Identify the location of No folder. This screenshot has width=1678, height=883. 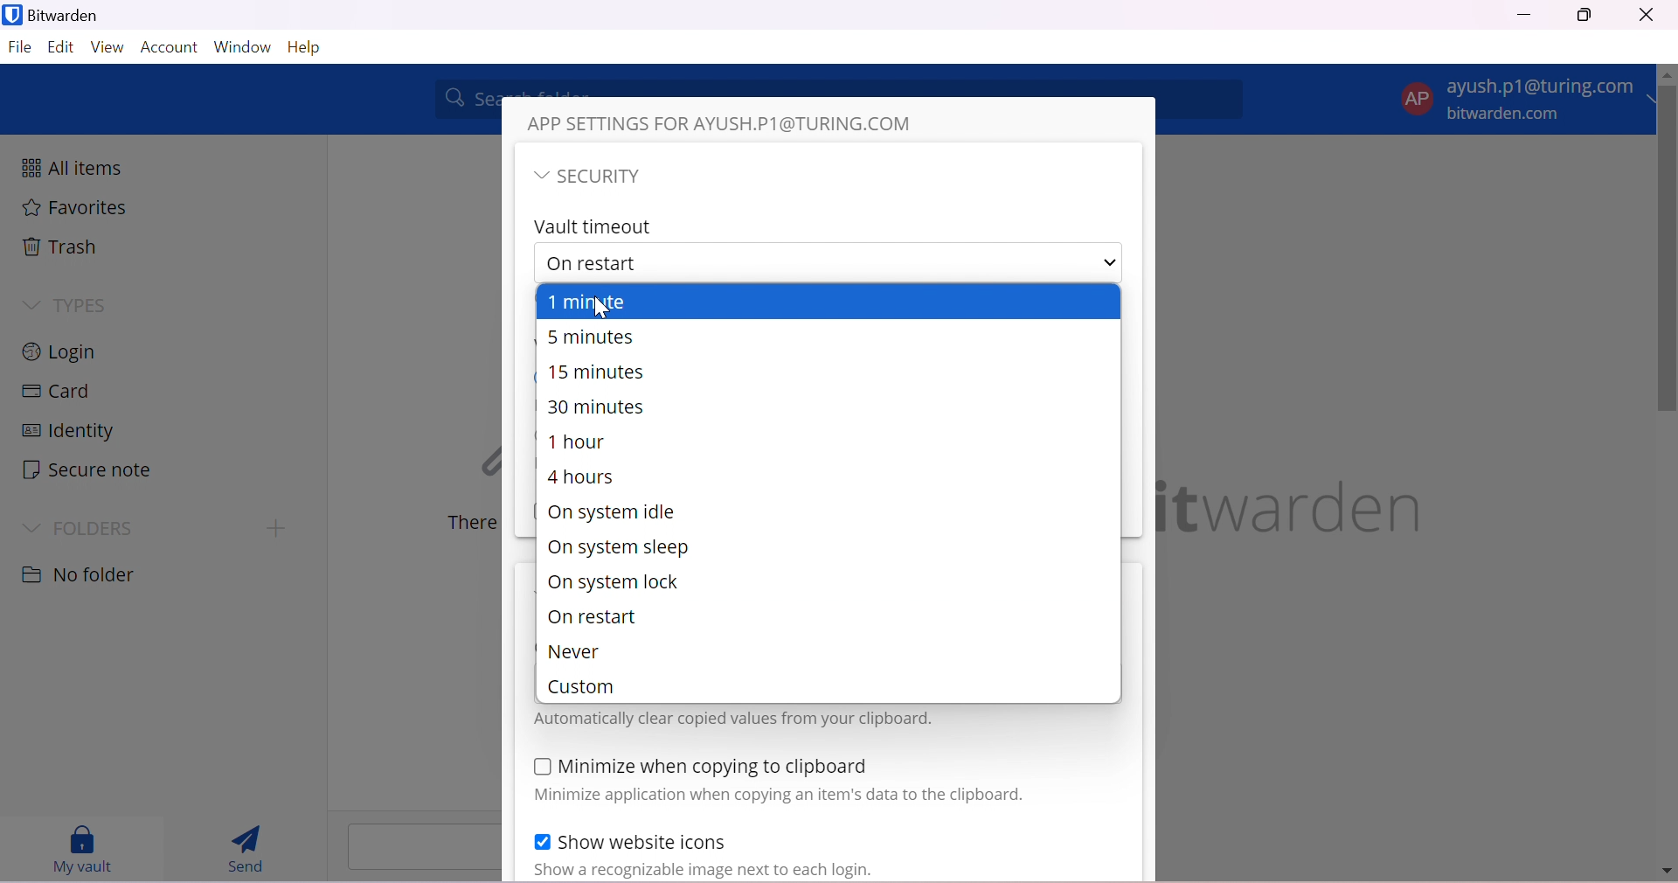
(81, 577).